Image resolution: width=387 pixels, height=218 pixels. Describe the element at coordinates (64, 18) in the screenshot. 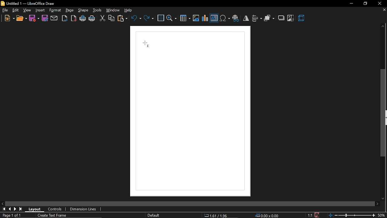

I see `export` at that location.